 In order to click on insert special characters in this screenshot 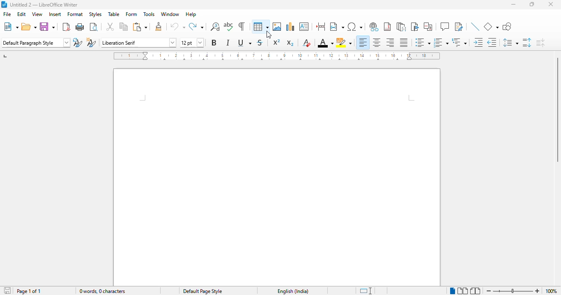, I will do `click(354, 27)`.